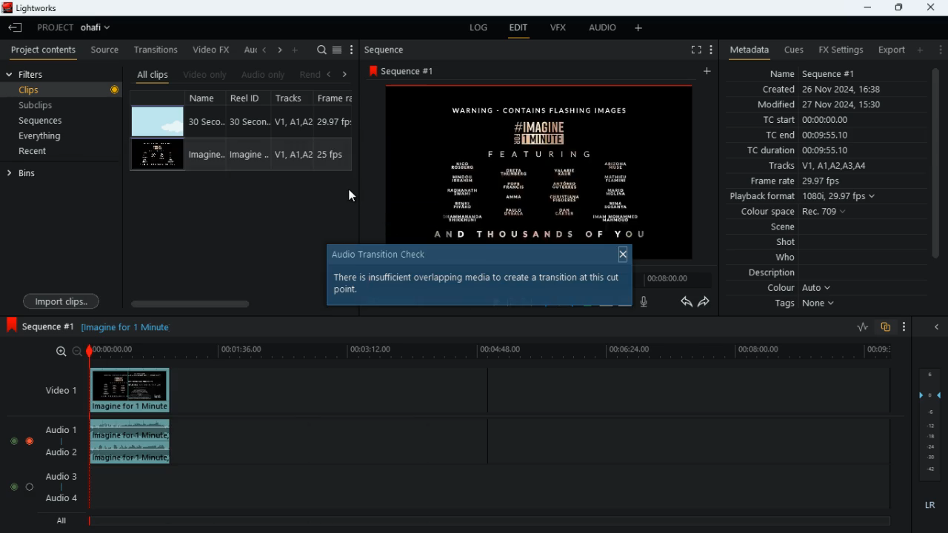 The width and height of the screenshot is (948, 533). Describe the element at coordinates (645, 301) in the screenshot. I see `mic` at that location.